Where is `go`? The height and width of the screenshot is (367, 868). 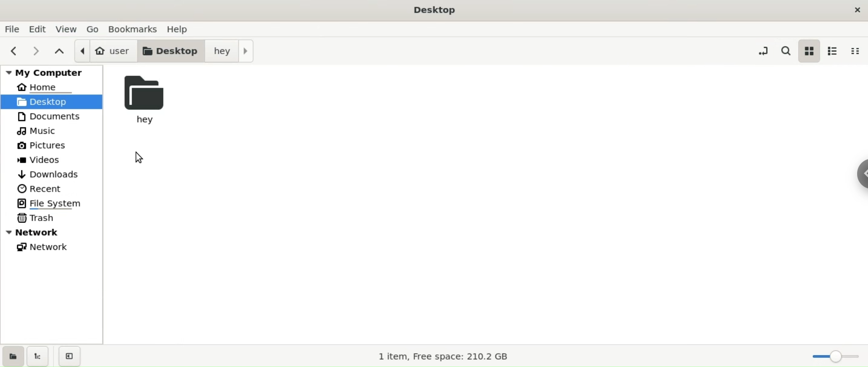
go is located at coordinates (95, 29).